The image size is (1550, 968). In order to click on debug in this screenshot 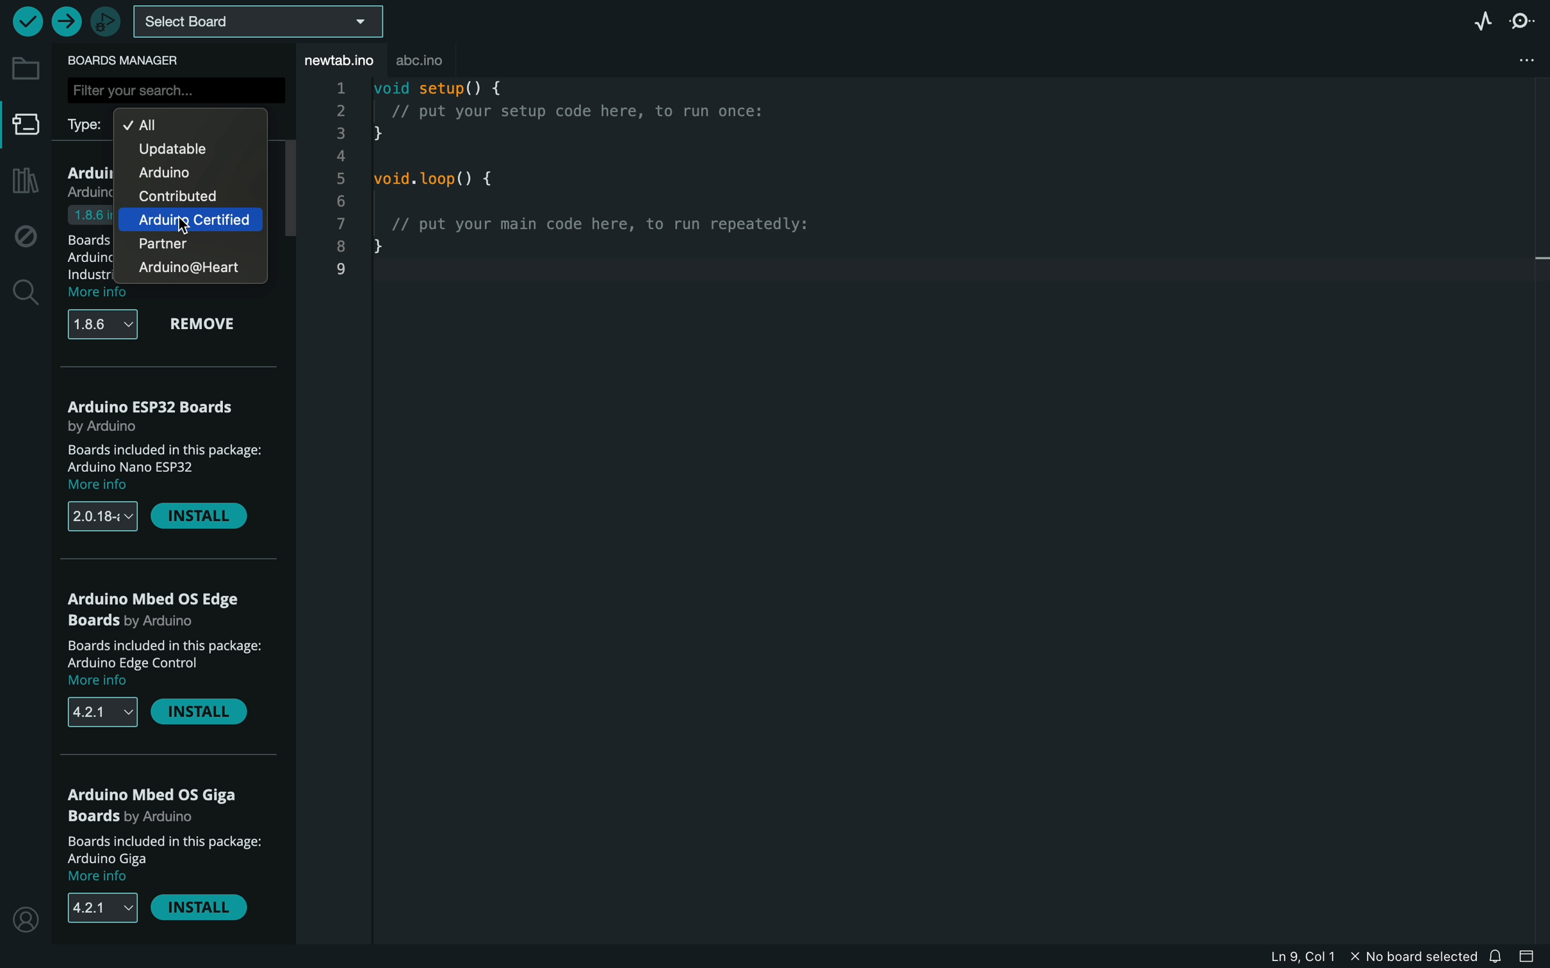, I will do `click(22, 232)`.